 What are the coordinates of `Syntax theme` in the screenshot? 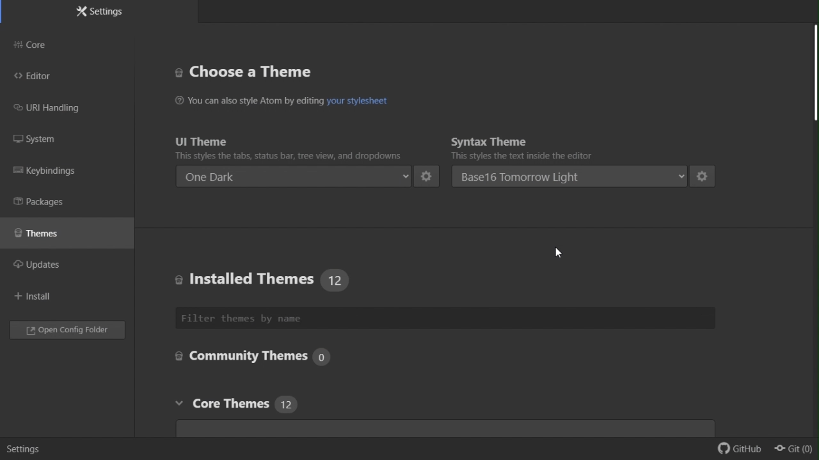 It's located at (541, 146).